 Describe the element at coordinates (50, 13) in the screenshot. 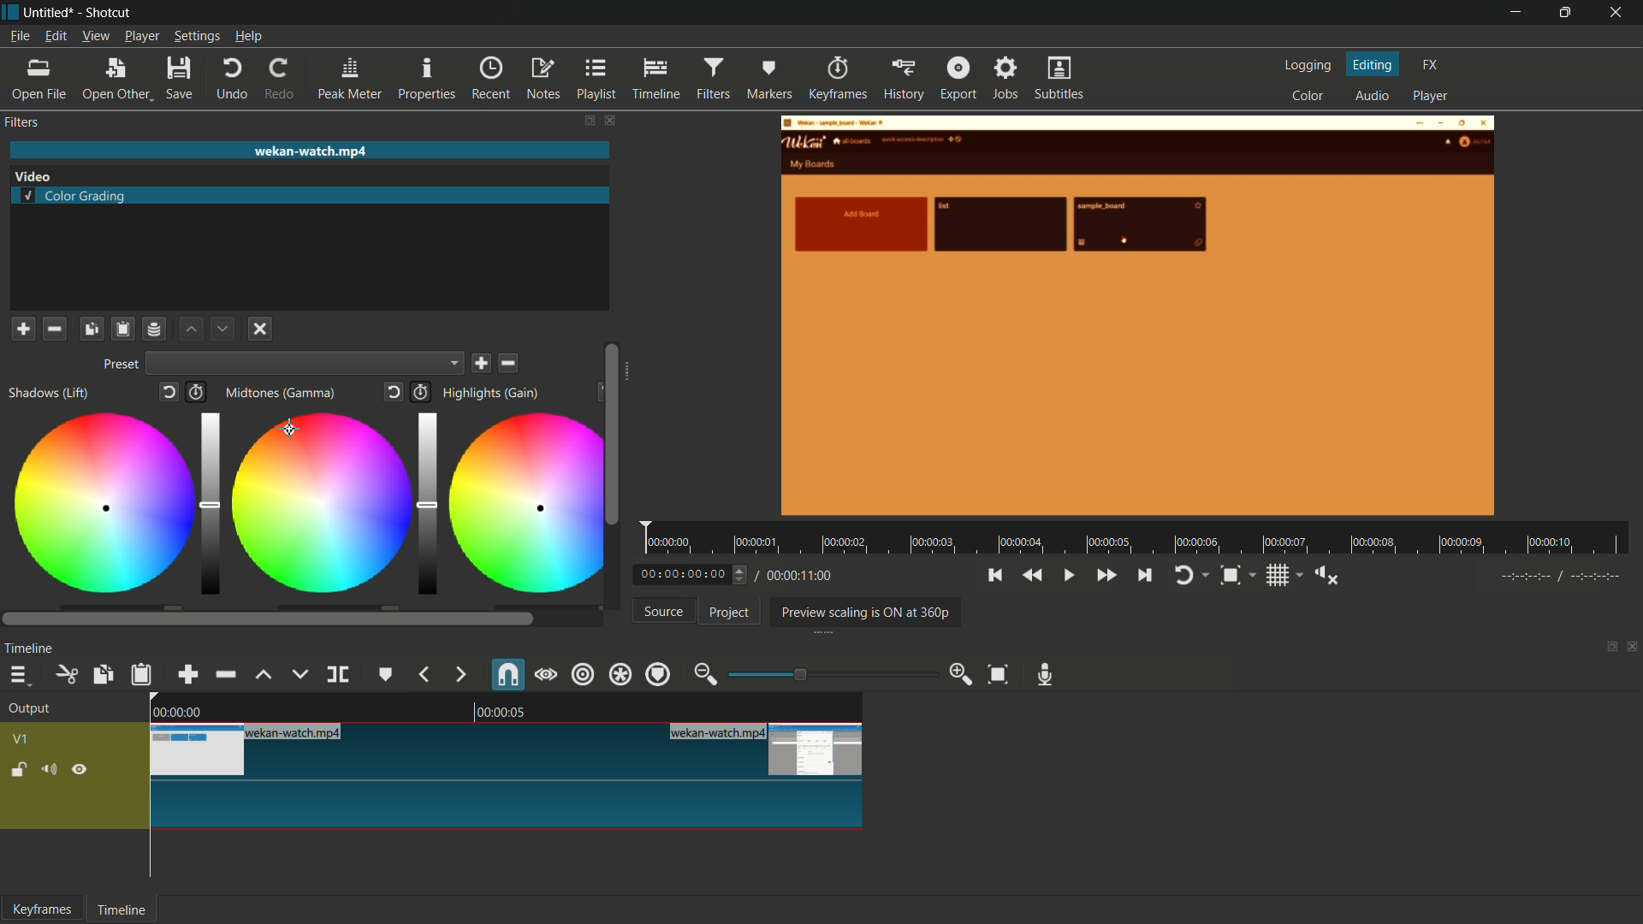

I see `project name` at that location.